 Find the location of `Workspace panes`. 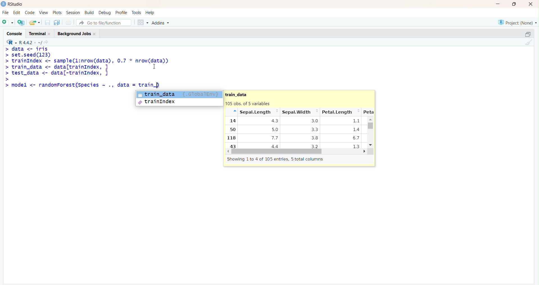

Workspace panes is located at coordinates (142, 22).